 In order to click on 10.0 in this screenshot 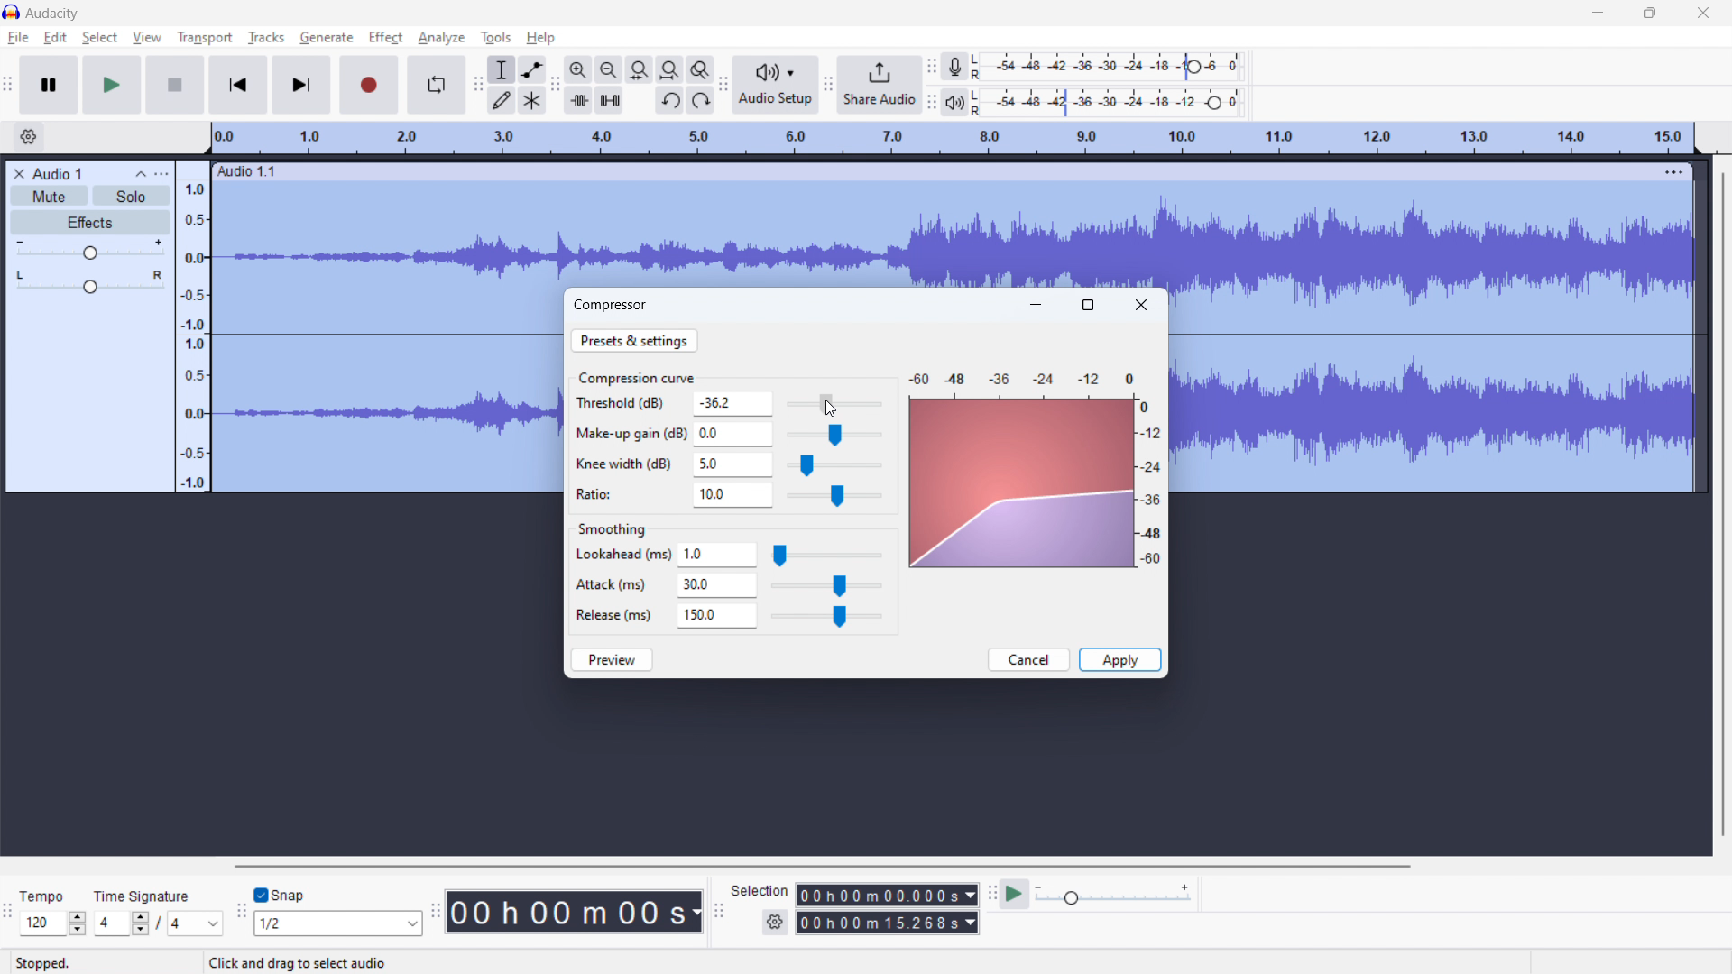, I will do `click(732, 496)`.